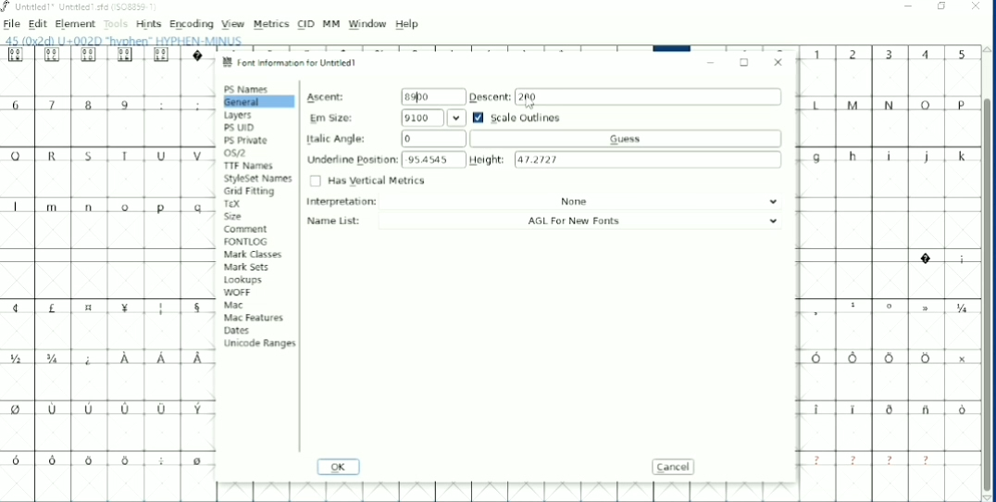 The image size is (996, 502). I want to click on Minimize, so click(711, 63).